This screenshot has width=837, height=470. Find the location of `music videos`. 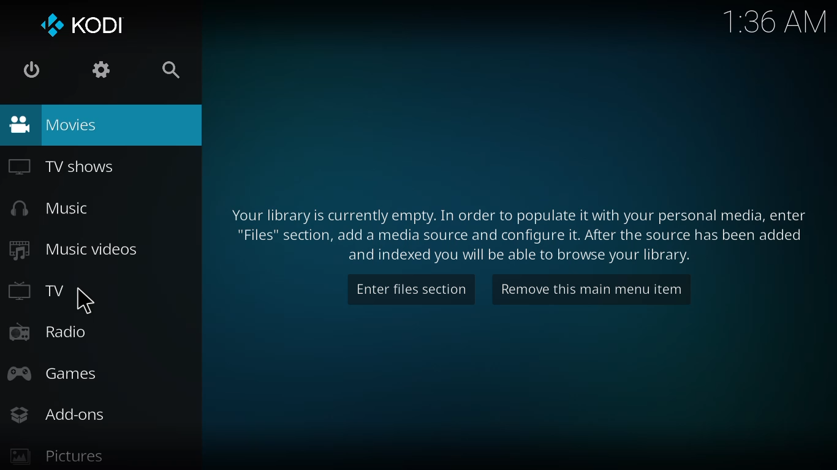

music videos is located at coordinates (74, 249).